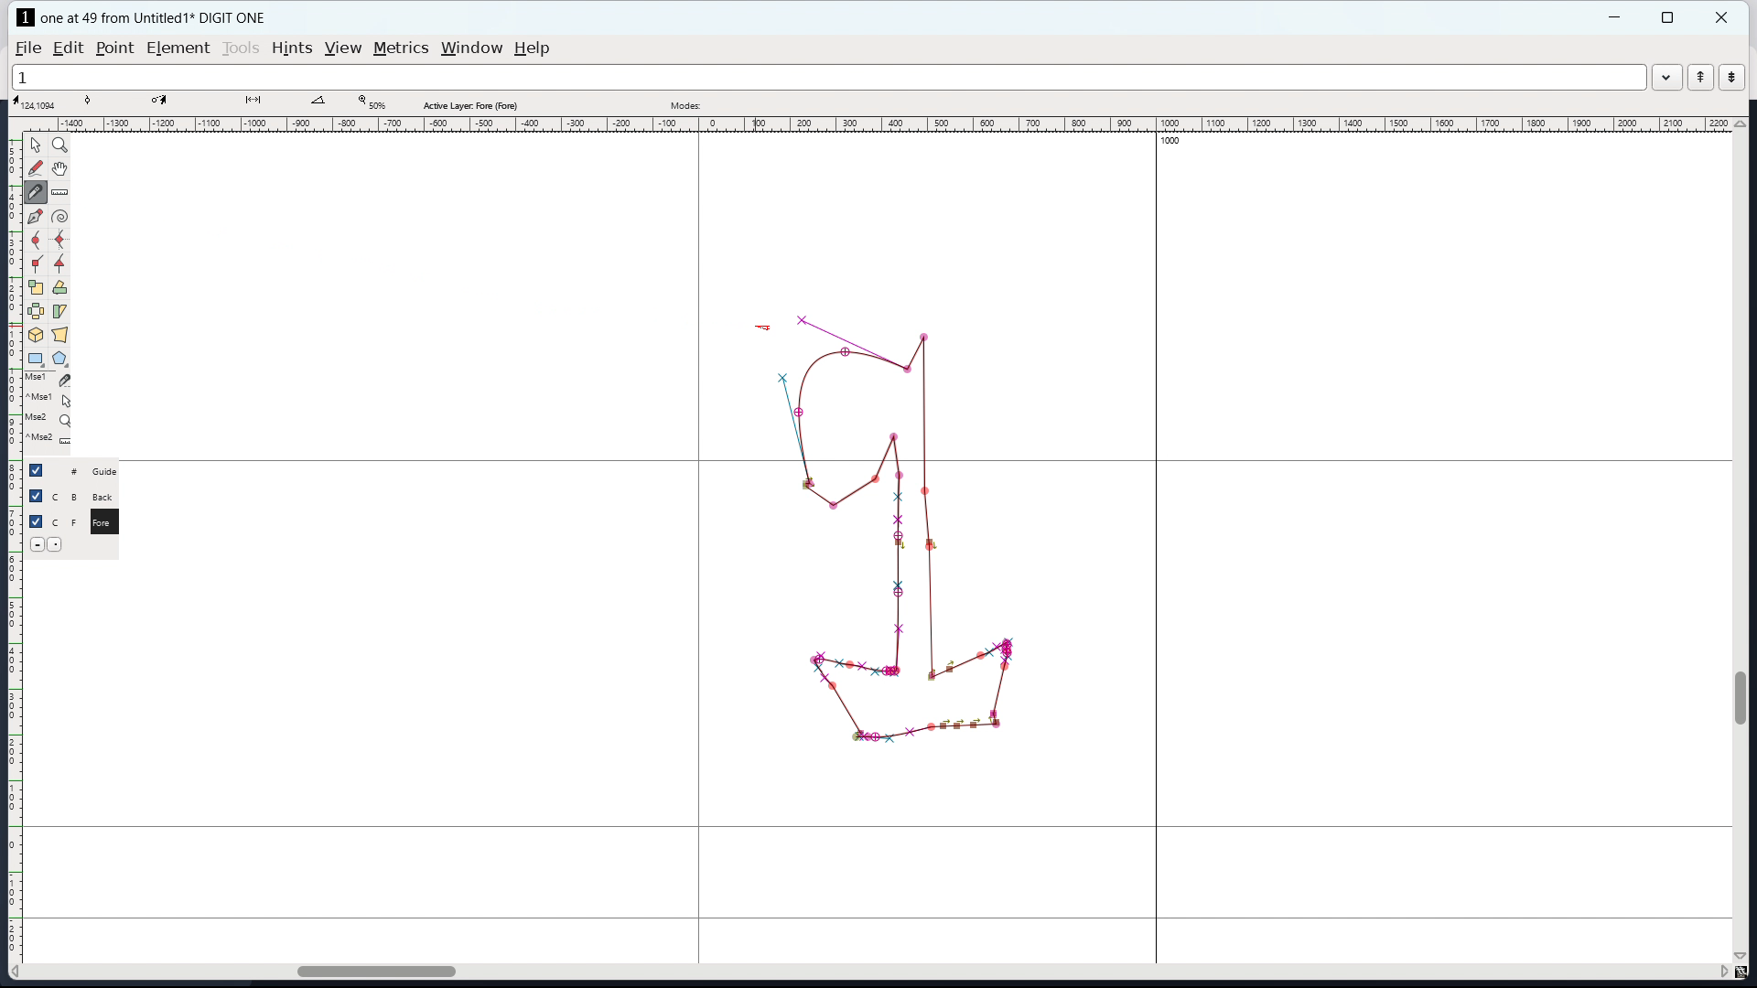  Describe the element at coordinates (37, 521) in the screenshot. I see `is layer visible` at that location.